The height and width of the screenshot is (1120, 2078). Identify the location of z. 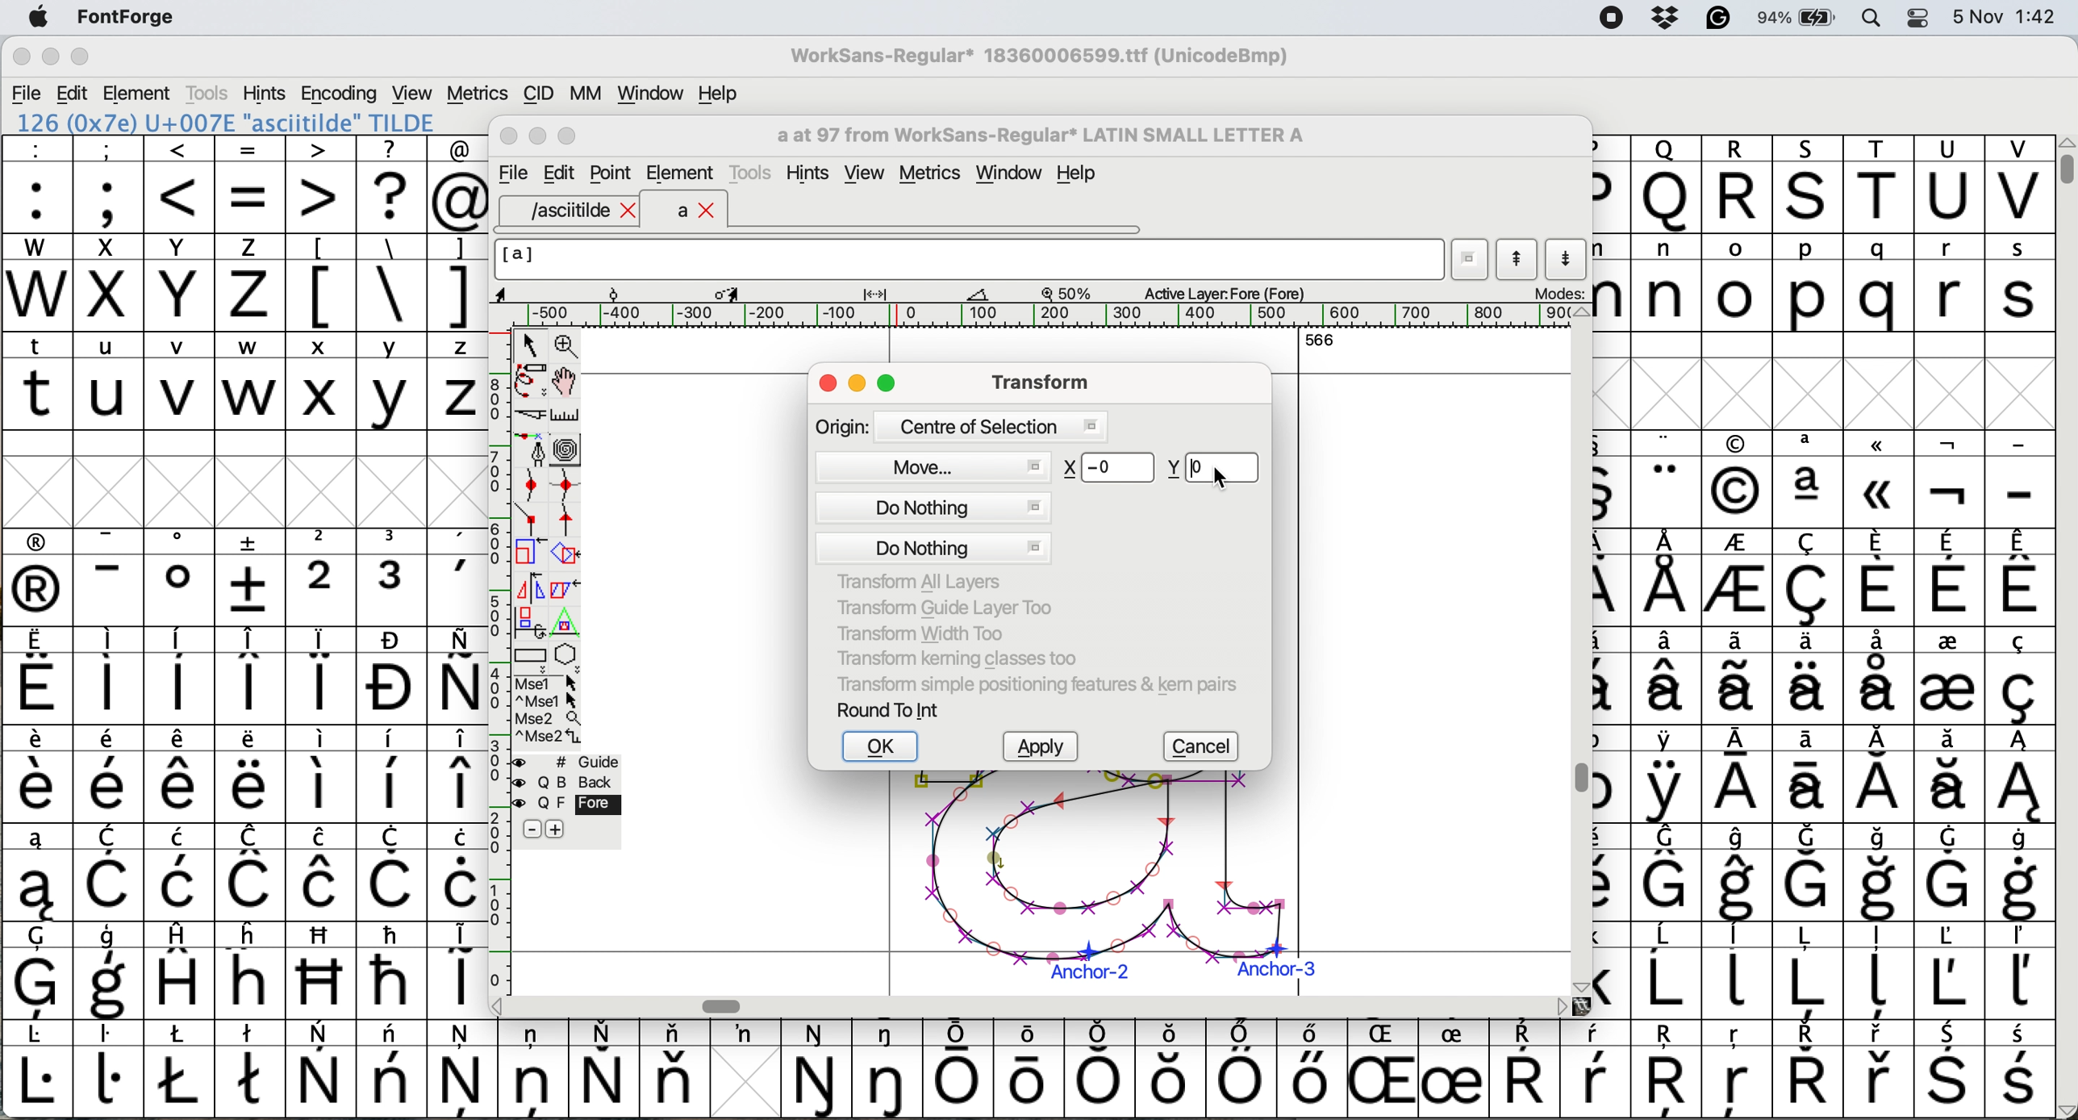
(250, 282).